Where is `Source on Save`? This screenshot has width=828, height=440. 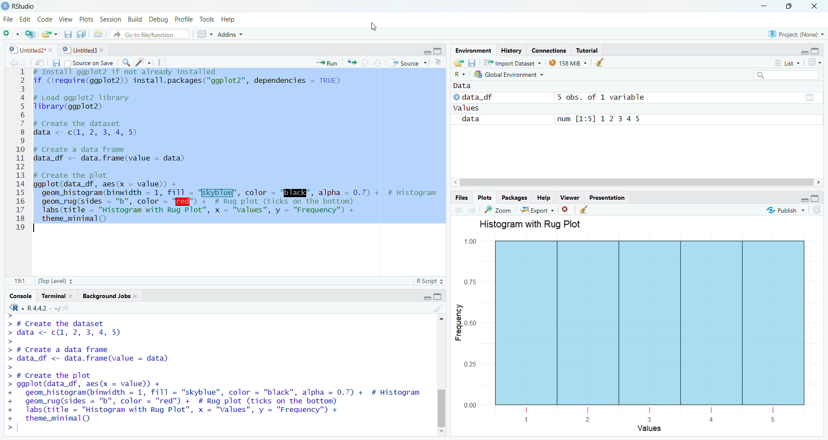
Source on Save is located at coordinates (91, 62).